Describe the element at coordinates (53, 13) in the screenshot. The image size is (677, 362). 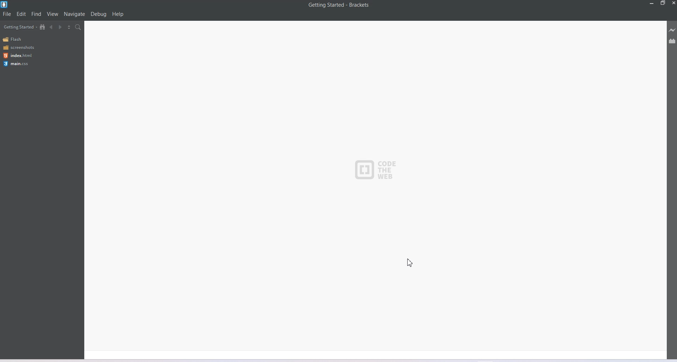
I see `View` at that location.